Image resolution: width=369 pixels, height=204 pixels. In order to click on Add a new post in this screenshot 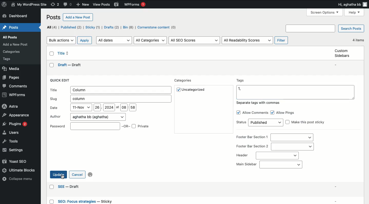, I will do `click(78, 17)`.